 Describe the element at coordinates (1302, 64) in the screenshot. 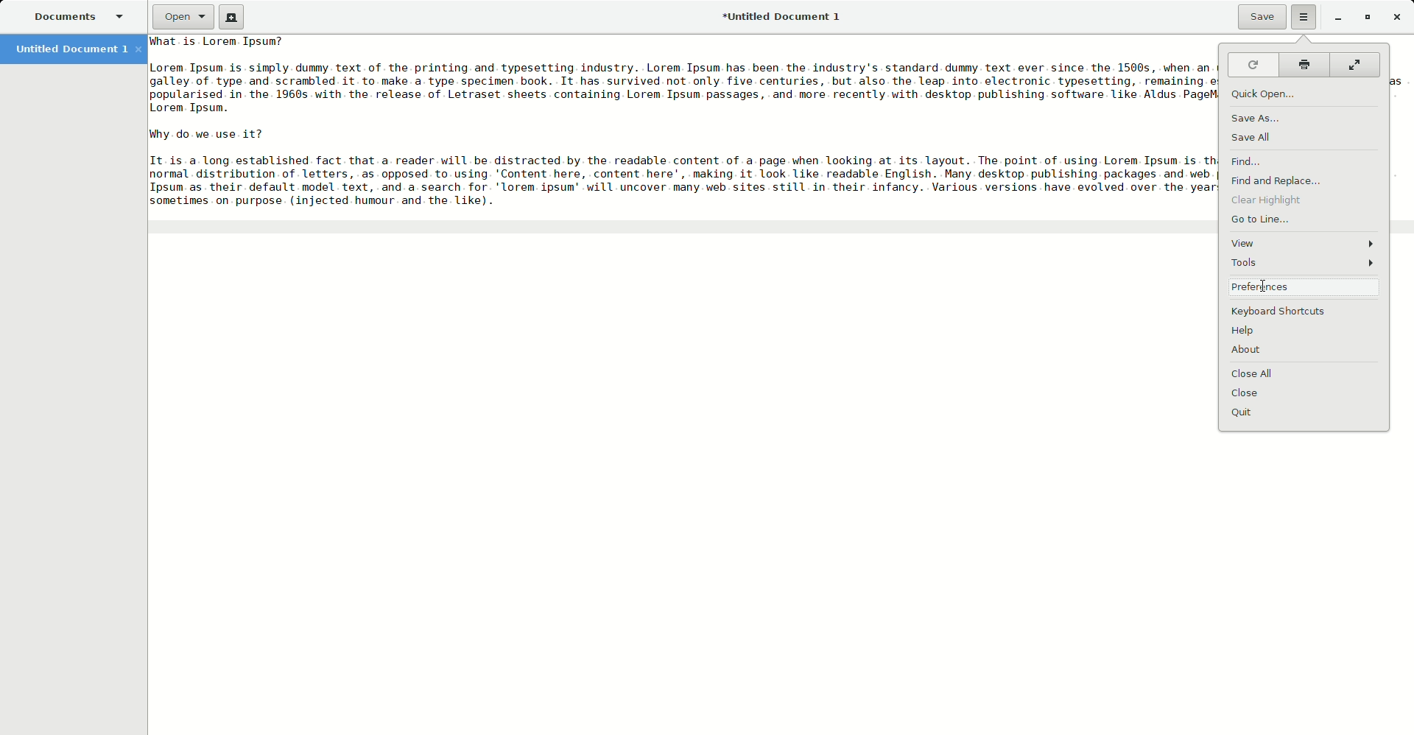

I see `Print` at that location.